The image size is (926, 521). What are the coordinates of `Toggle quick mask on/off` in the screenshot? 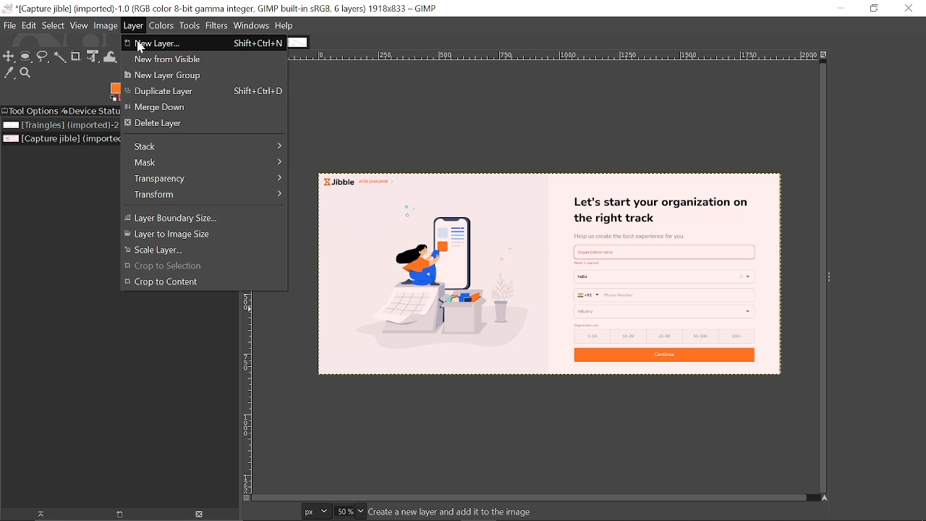 It's located at (245, 499).